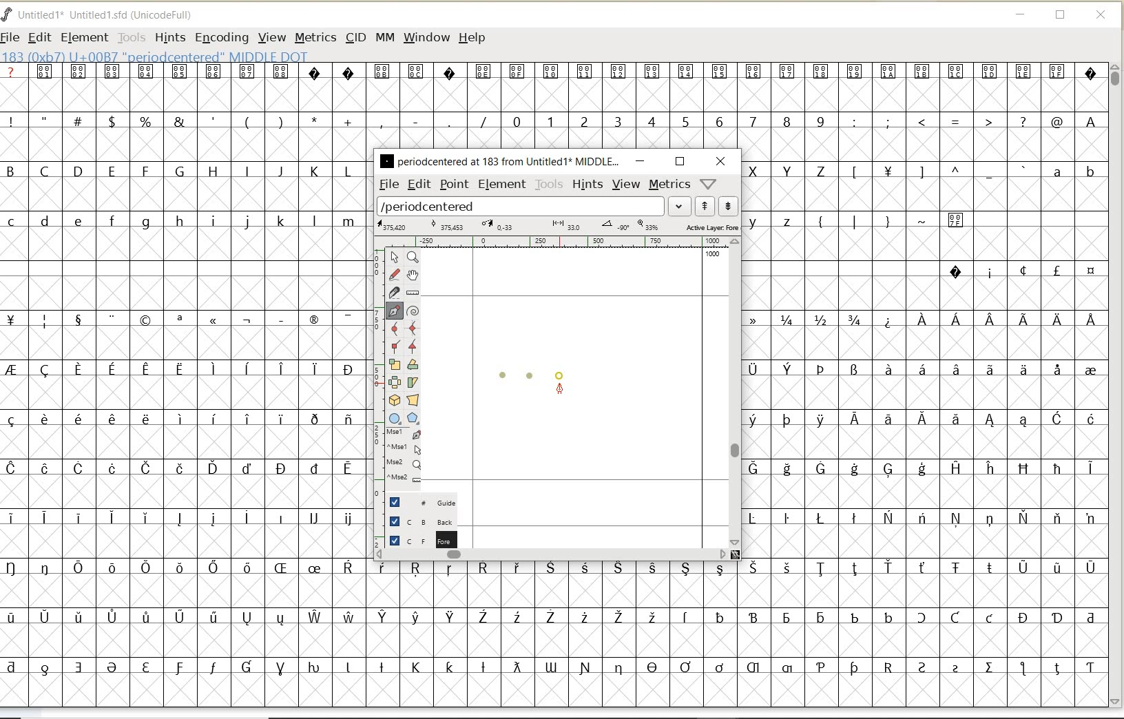  Describe the element at coordinates (395, 382) in the screenshot. I see `flip the selection` at that location.